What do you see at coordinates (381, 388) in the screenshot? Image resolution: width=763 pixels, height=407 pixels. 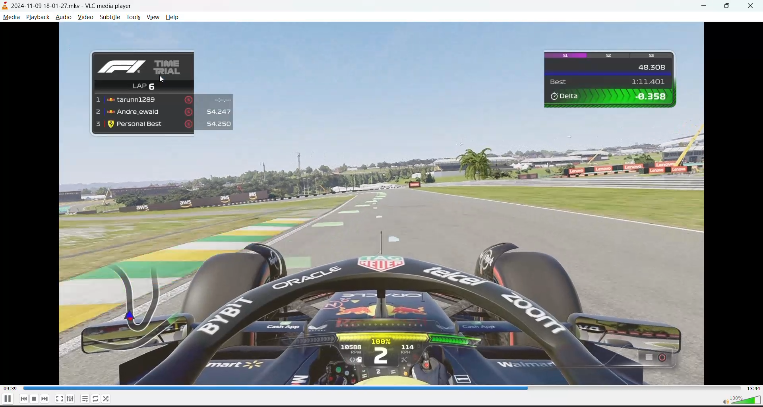 I see `track slider` at bounding box center [381, 388].